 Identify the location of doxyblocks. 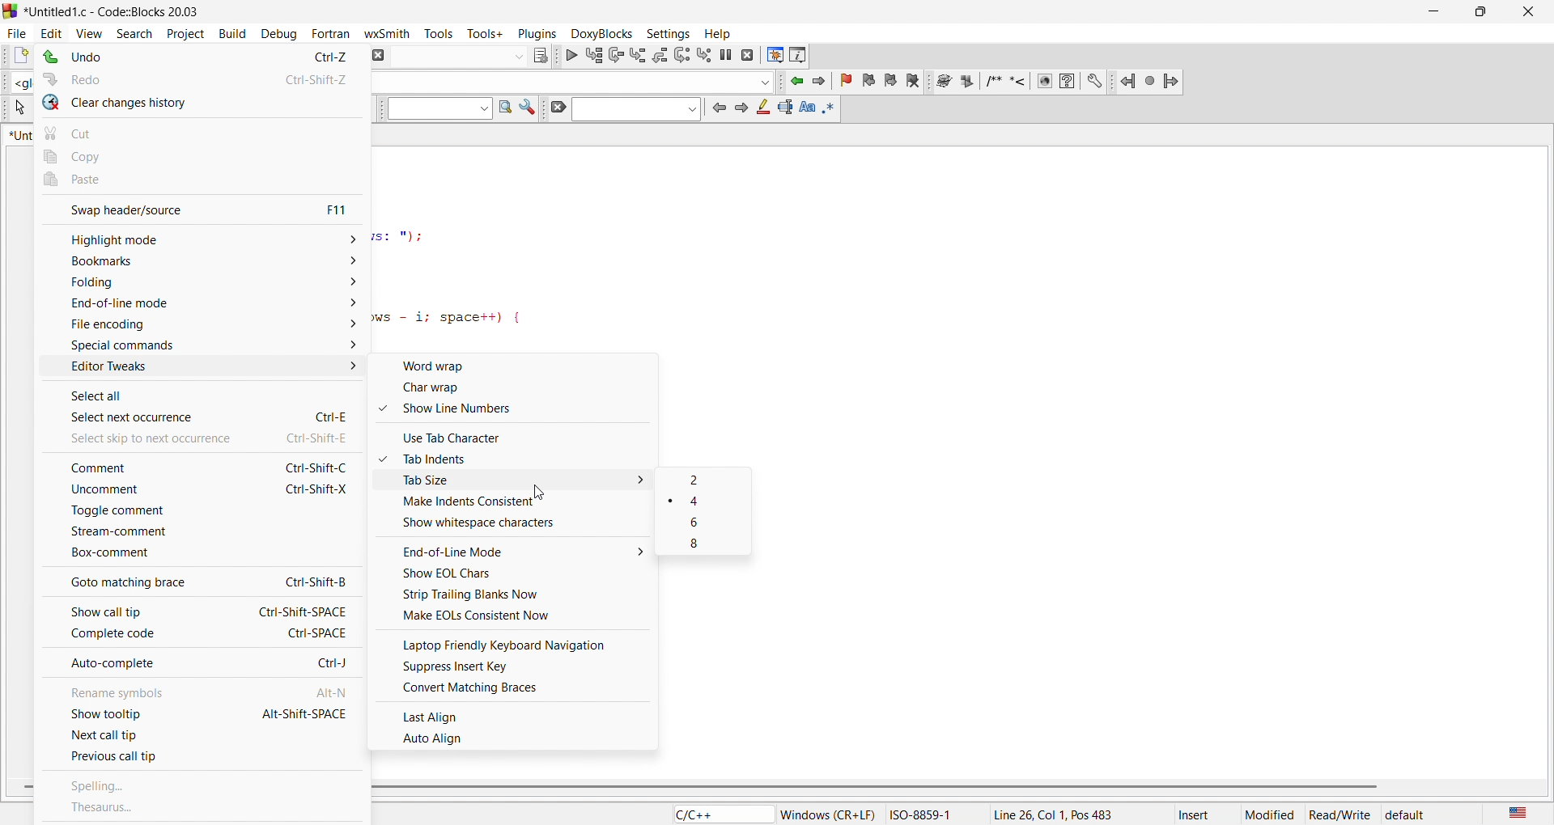
(597, 31).